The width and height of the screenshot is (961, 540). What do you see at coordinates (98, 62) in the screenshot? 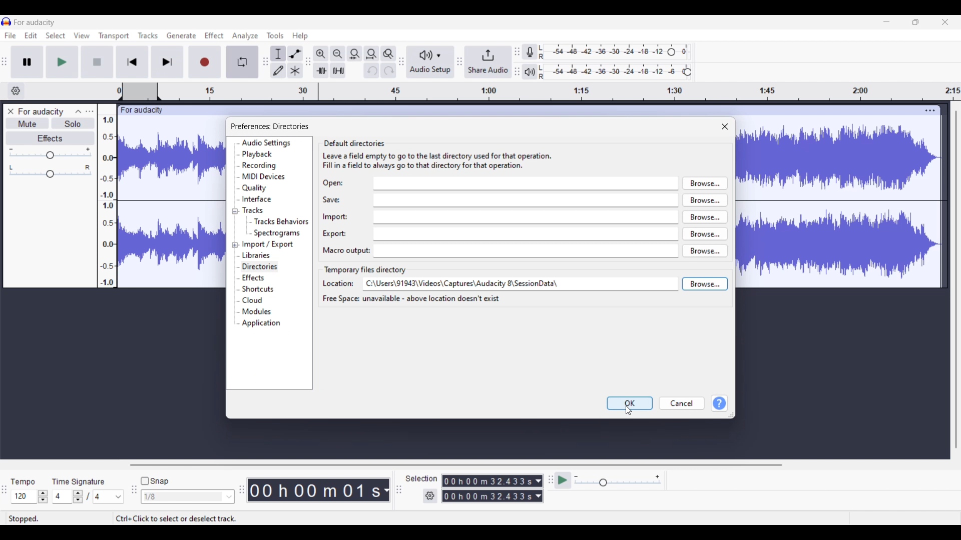
I see `Stop` at bounding box center [98, 62].